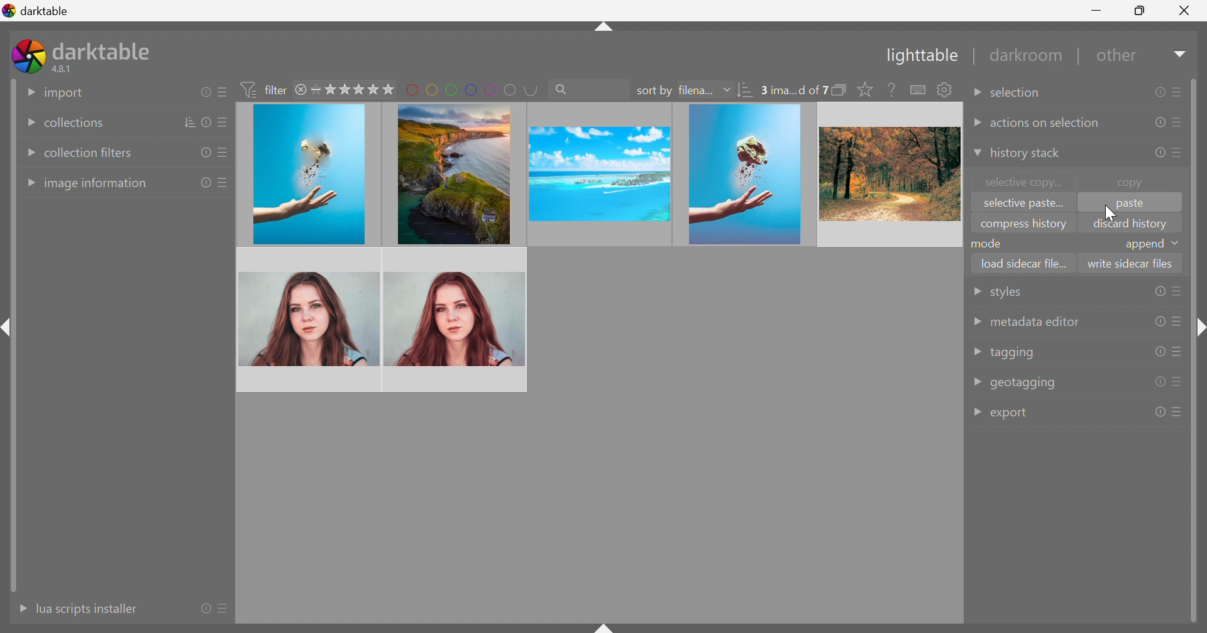 The height and width of the screenshot is (633, 1207). What do you see at coordinates (1004, 294) in the screenshot?
I see `styles` at bounding box center [1004, 294].